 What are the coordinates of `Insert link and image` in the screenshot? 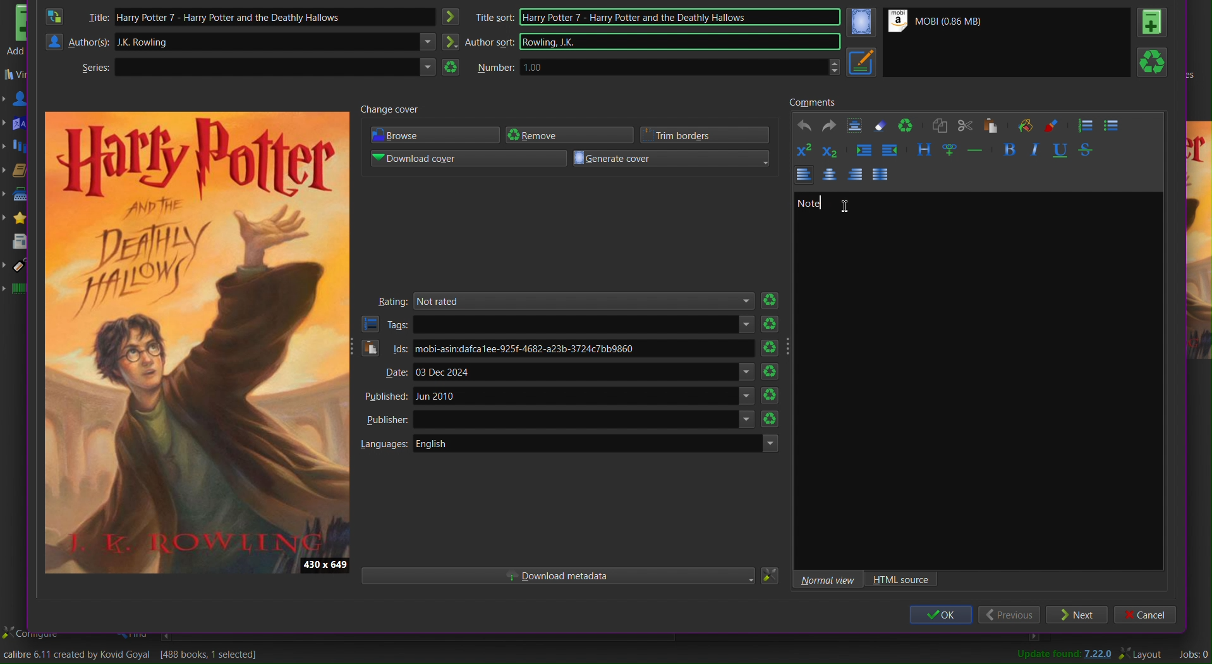 It's located at (950, 151).